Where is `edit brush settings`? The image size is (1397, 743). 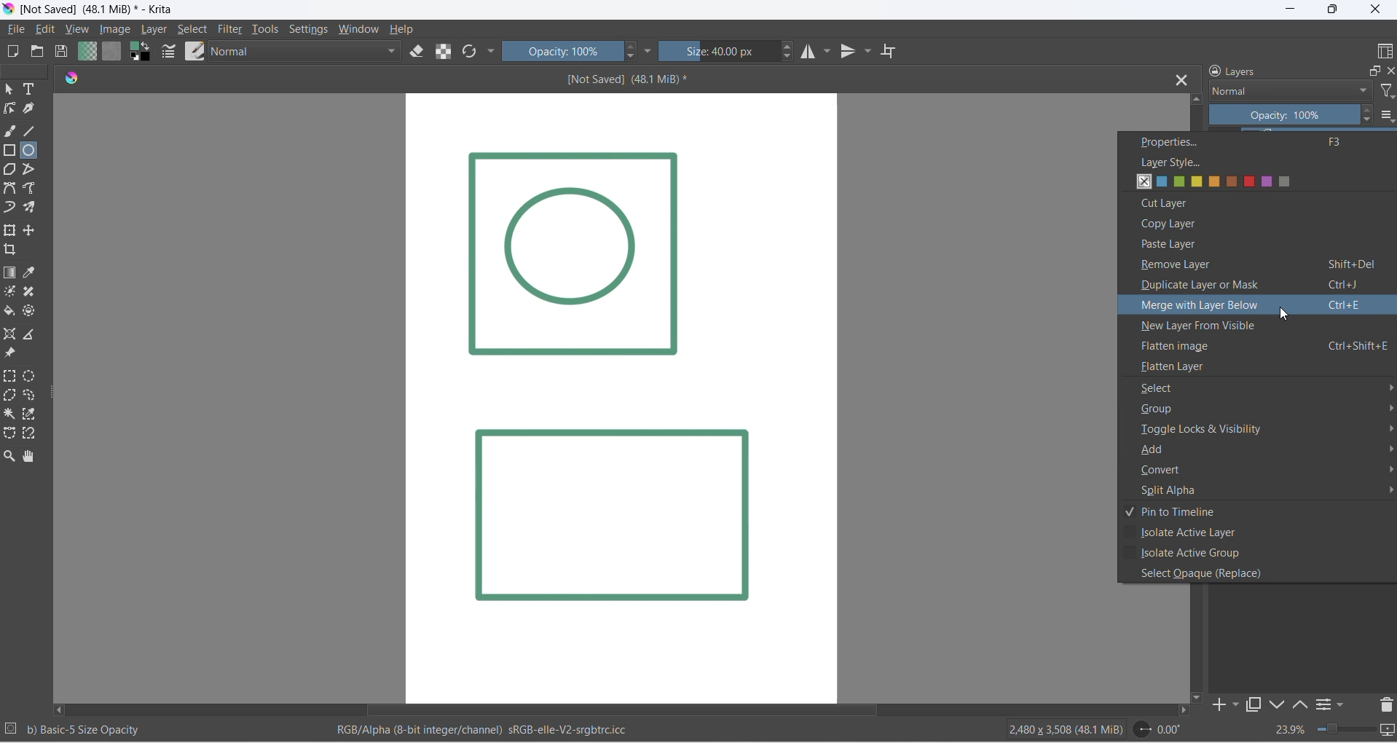
edit brush settings is located at coordinates (170, 54).